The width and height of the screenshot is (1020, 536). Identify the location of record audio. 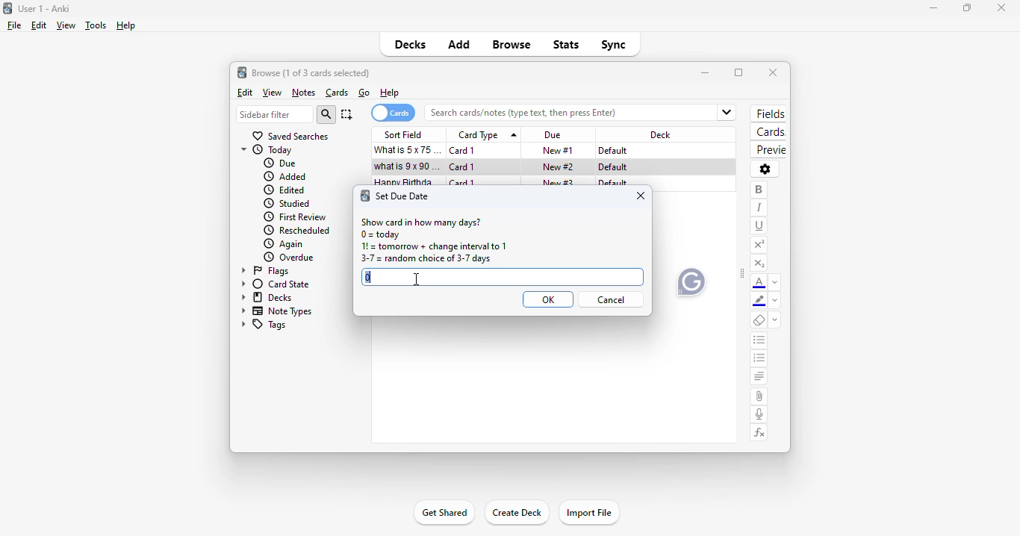
(759, 414).